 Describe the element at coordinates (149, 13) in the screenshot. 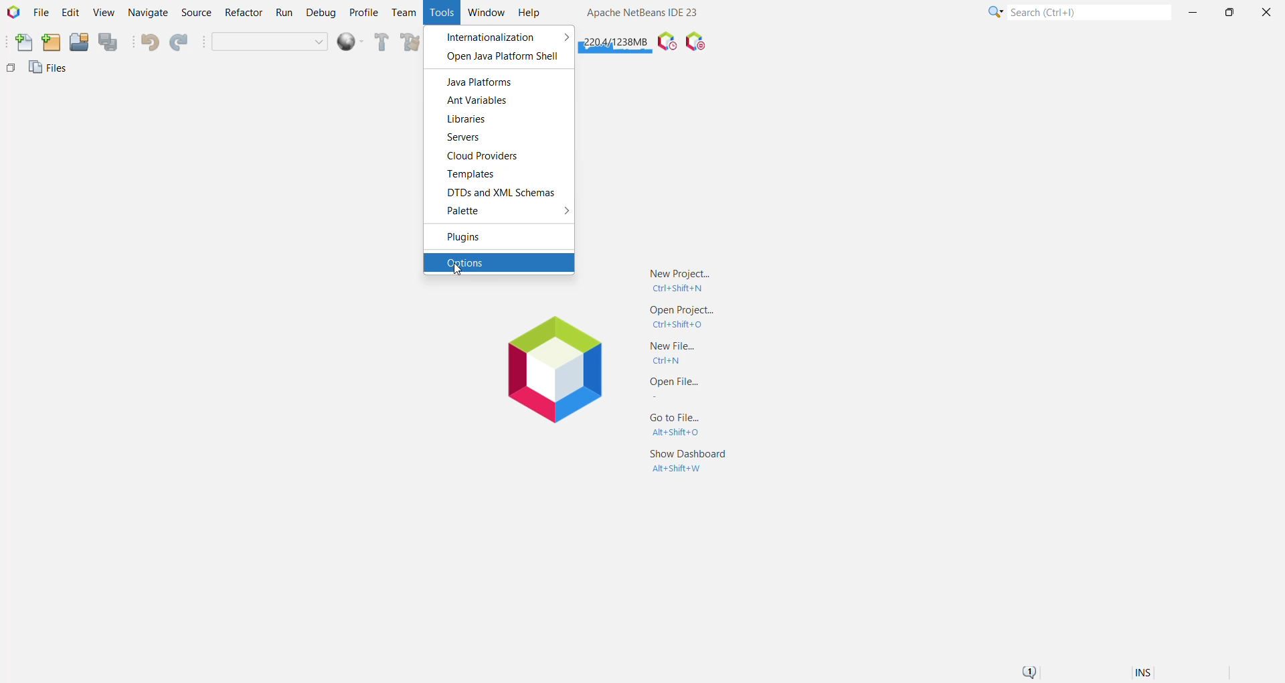

I see `Navigate` at that location.